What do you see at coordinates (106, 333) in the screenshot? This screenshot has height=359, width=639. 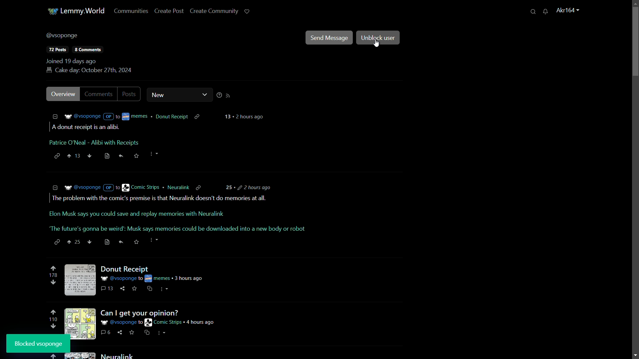 I see `comments` at bounding box center [106, 333].